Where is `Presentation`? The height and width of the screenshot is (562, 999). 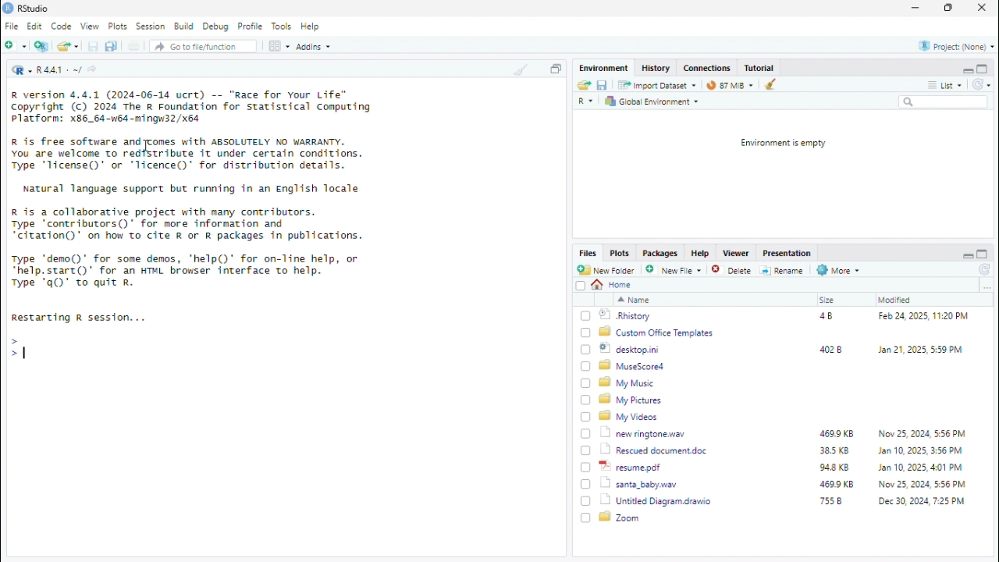
Presentation is located at coordinates (789, 254).